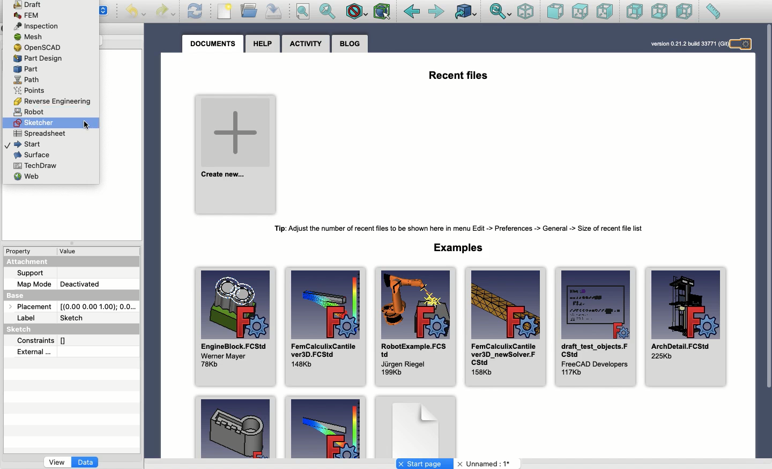 The width and height of the screenshot is (772, 469). What do you see at coordinates (31, 36) in the screenshot?
I see `Mesh` at bounding box center [31, 36].